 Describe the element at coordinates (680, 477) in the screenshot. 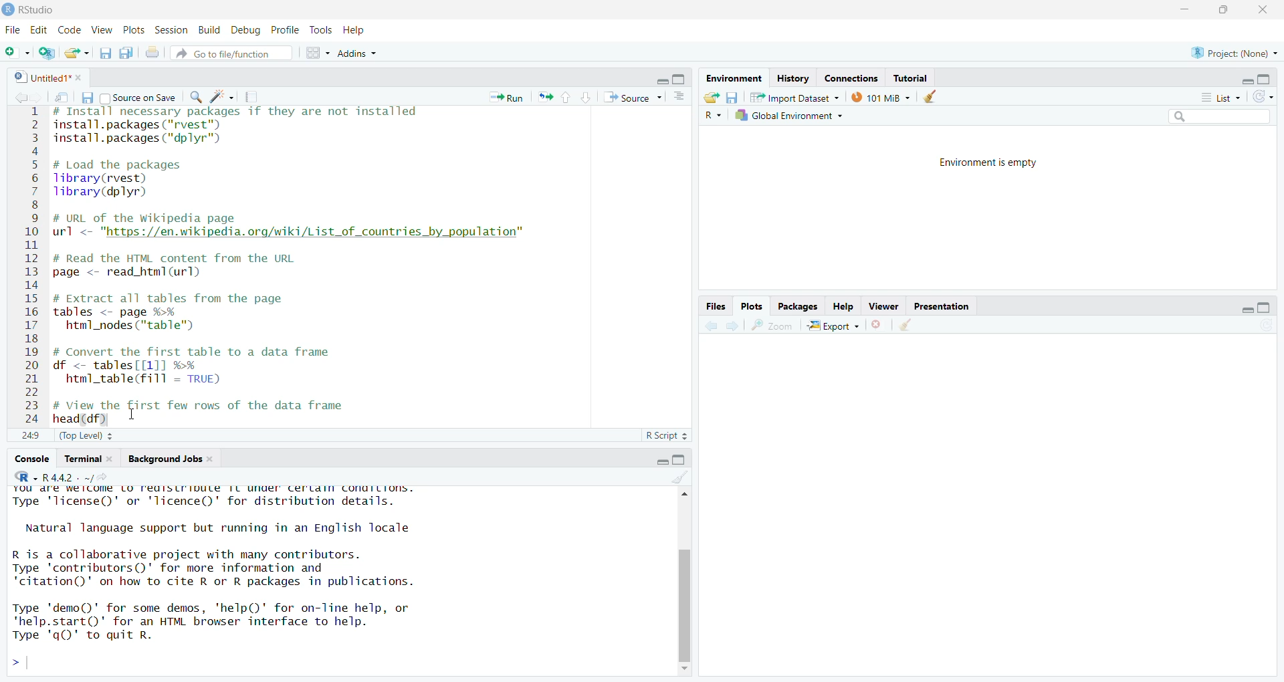

I see `clear` at that location.